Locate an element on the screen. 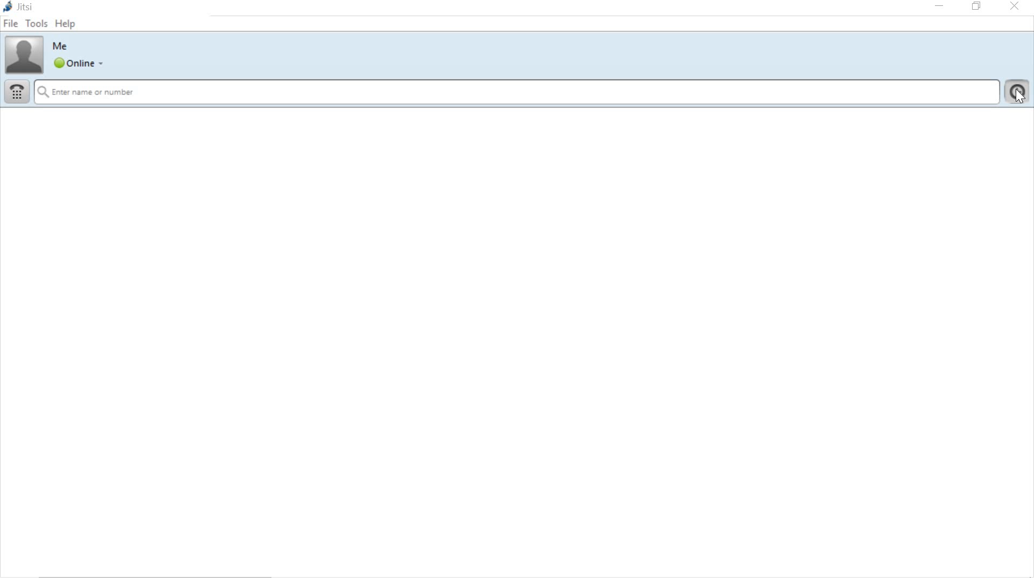  minimize is located at coordinates (938, 8).